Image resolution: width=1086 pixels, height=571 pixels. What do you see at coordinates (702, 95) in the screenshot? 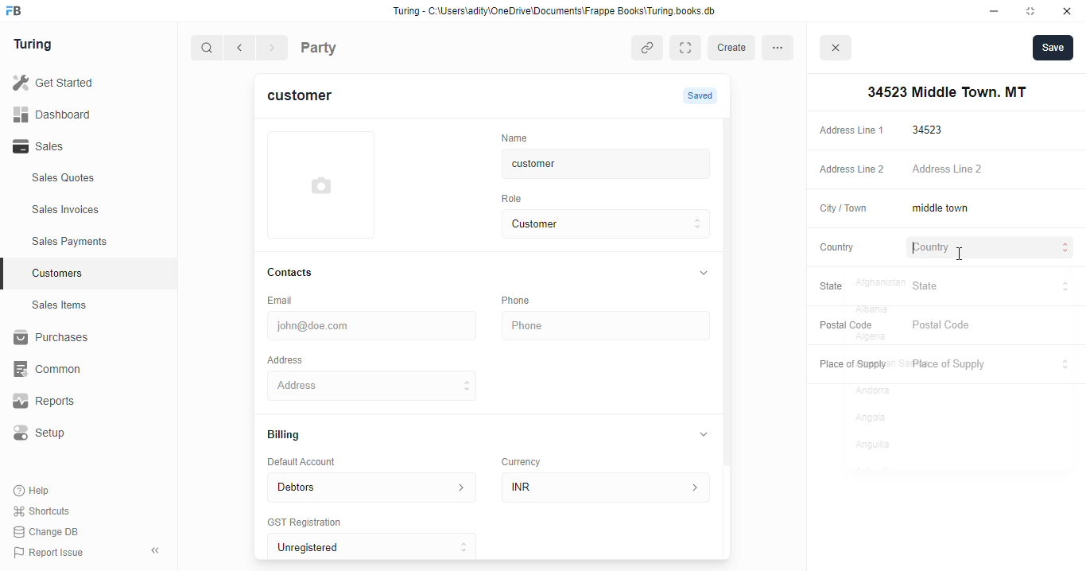
I see `Saved` at bounding box center [702, 95].